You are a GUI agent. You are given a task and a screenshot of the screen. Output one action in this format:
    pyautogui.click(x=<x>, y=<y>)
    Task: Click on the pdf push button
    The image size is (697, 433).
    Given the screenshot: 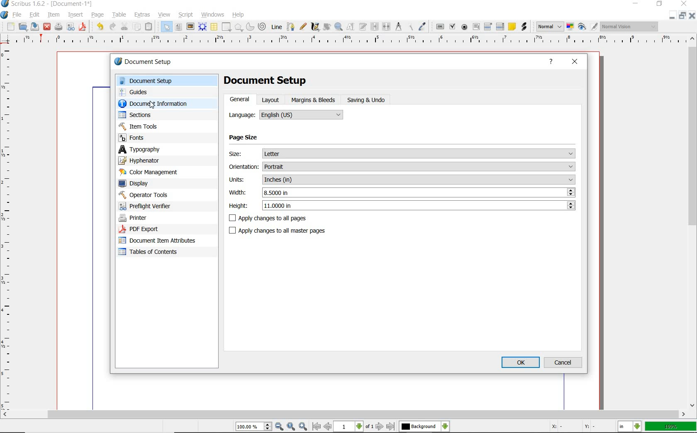 What is the action you would take?
    pyautogui.click(x=439, y=27)
    